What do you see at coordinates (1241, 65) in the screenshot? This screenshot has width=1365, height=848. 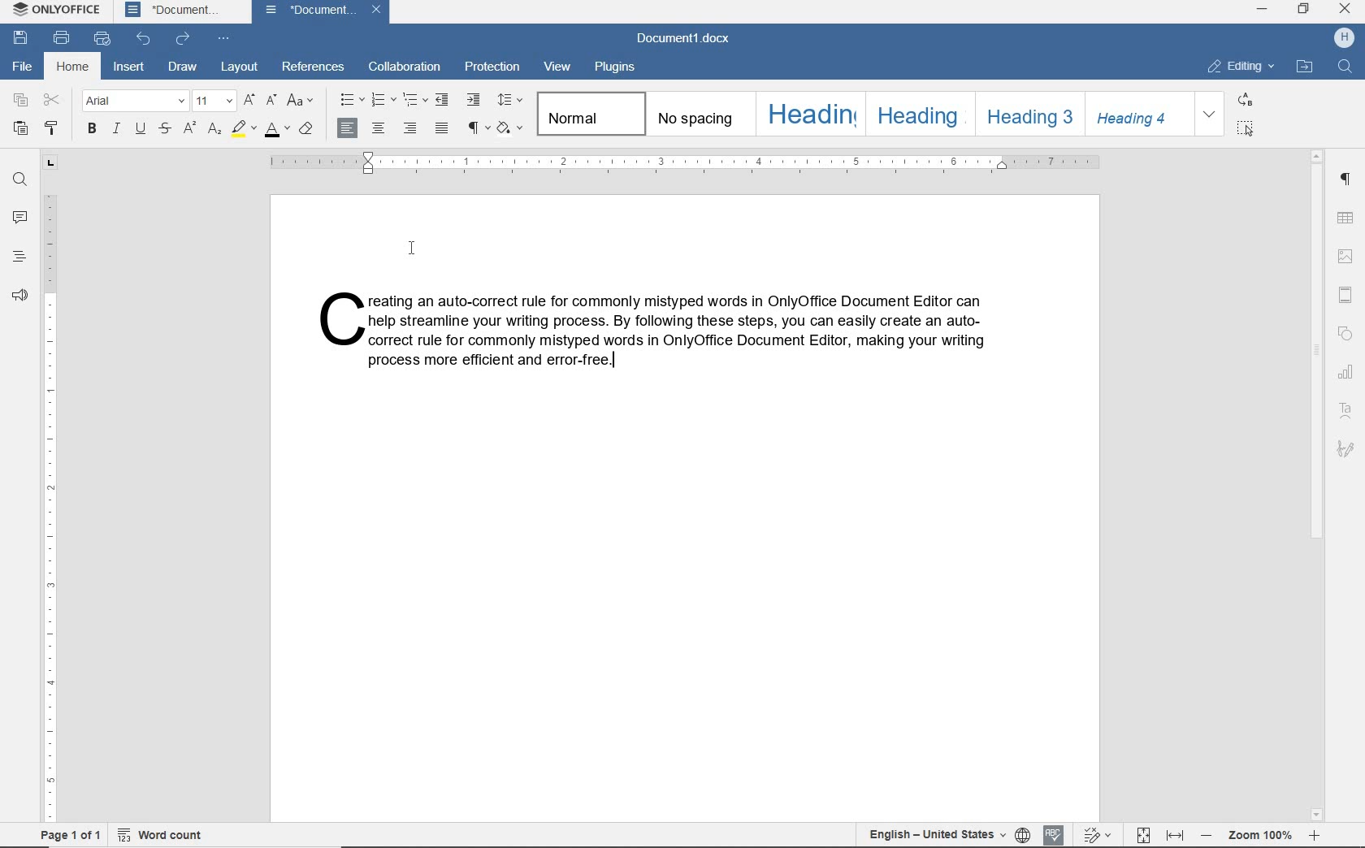 I see `EDITING` at bounding box center [1241, 65].